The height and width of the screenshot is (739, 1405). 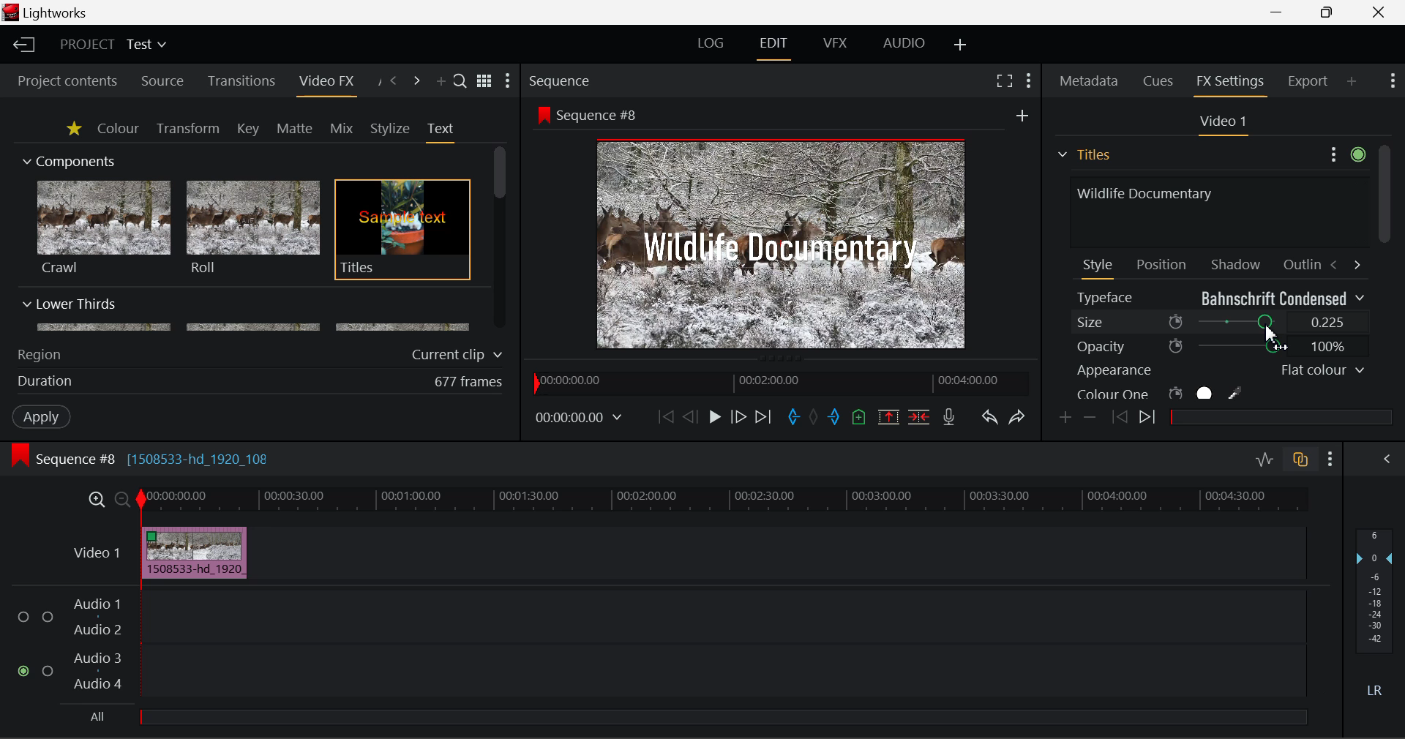 What do you see at coordinates (508, 80) in the screenshot?
I see `Show Settings` at bounding box center [508, 80].